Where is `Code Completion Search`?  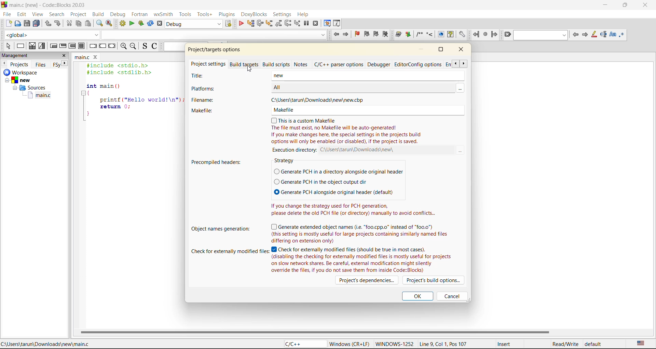
Code Completion Search is located at coordinates (214, 34).